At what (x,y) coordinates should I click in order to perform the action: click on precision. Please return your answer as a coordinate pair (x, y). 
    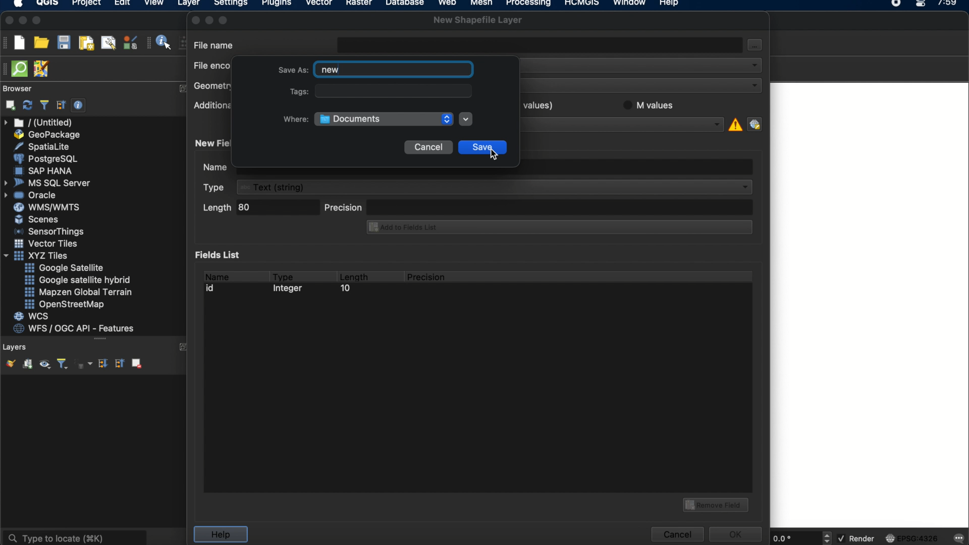
    Looking at the image, I should click on (427, 277).